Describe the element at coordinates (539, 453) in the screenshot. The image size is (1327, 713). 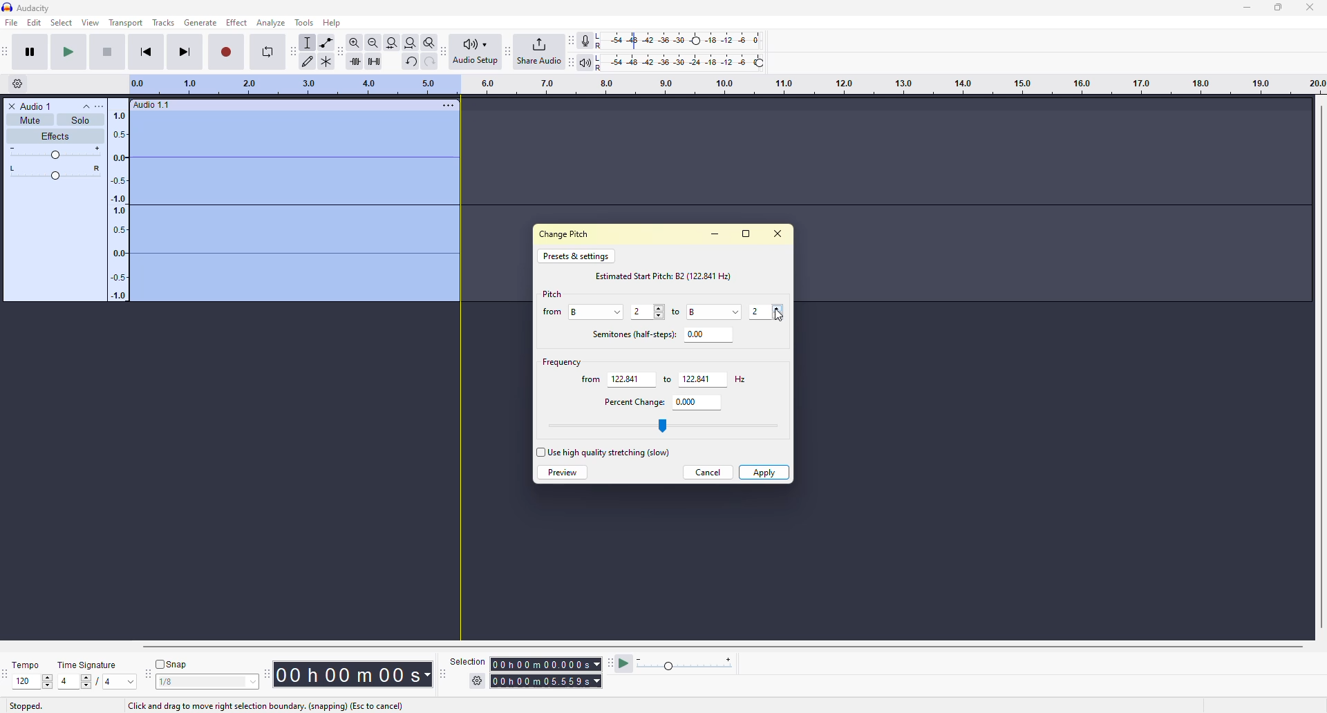
I see `select` at that location.